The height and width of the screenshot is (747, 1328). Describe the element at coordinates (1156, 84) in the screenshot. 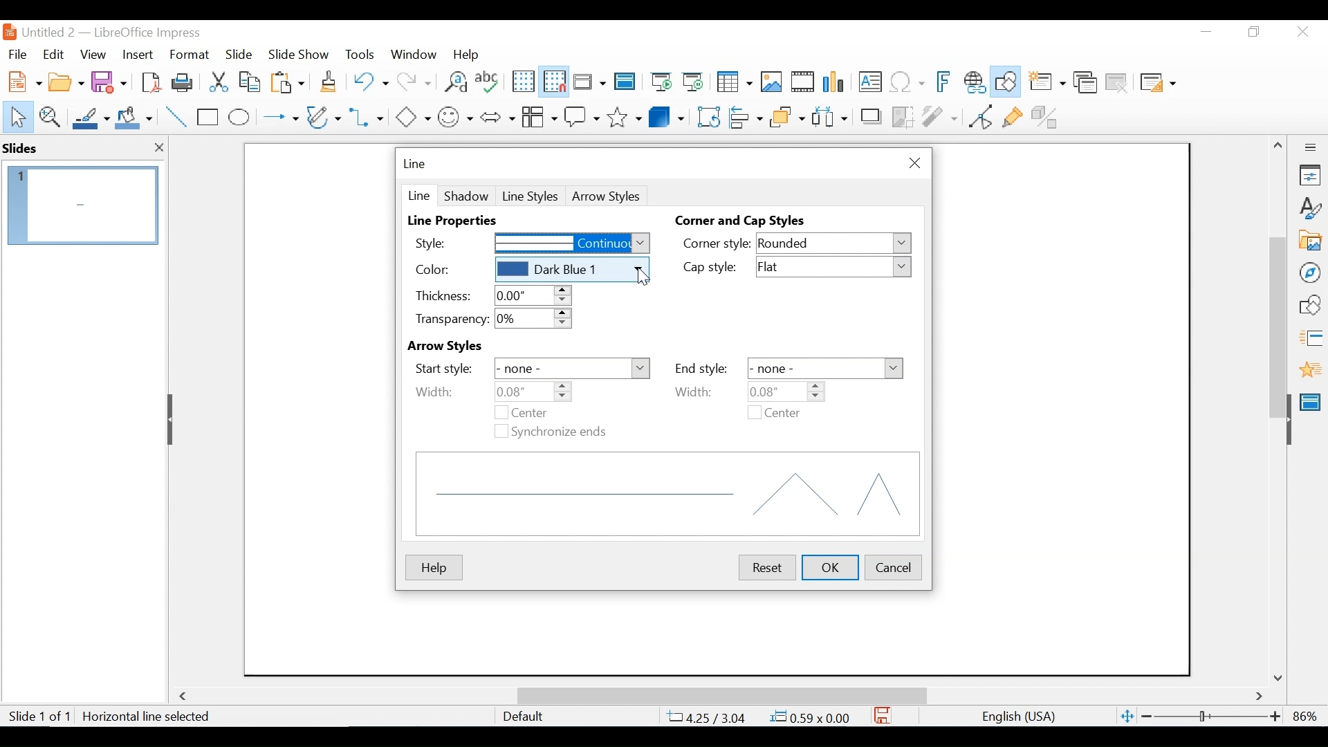

I see `Slide Layout` at that location.